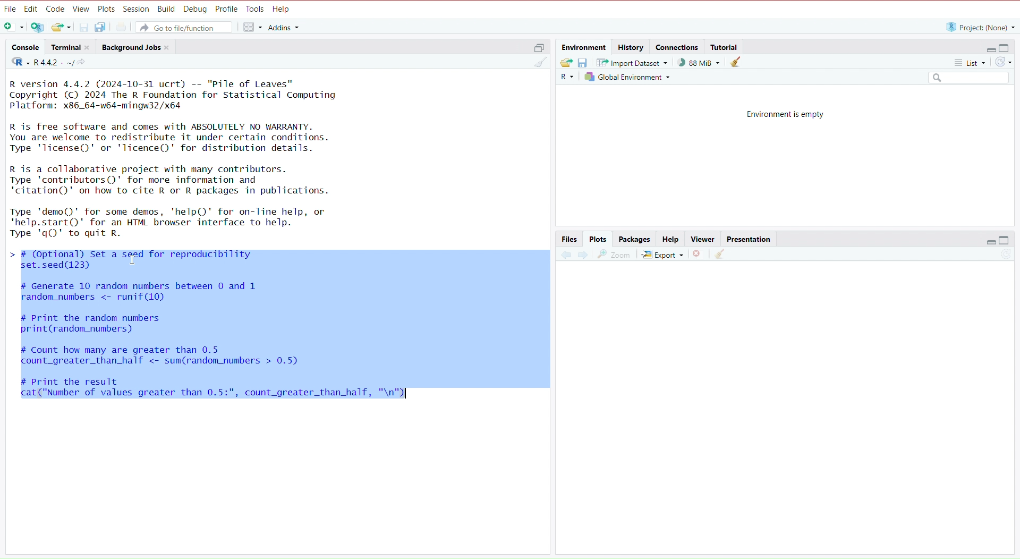 The width and height of the screenshot is (1020, 559). What do you see at coordinates (277, 253) in the screenshot?
I see `R version 4.4.2 (2024-10-31 ucrt) -- "Pile of Leaves"
Copyright (C) 2024 The R Foundation for Statistical Computing
Platform: x86_64-w64-mingw32/x64
R is free software and comes with ABSOLUTELY NO WARRANTY.
You are welcome to redistribute it under certain conditions.
Type 'license()' or 'licence()' for distribution details.
R is a collaborative project with many contributors.
Type 'contributors()' for more information and
"citation()' on how to cite R or R packages in publications
Type 'demo()' for some demos, ‘help()' for on-line help, or
'help.start()' for an HTML browser interface to help.
Type 'qQ)' to quit R.
> # (Optional) Set a sged for reproducibility
set.seed(123)
# Generate 10 random numbers between 0 and 1
random_numbers <- runif(10)
# Print the random numbers
print (random_numbers)
# Count how many are greater than 0.5
count_greater_than_half <- sum(random_numbers > 0.5)
# Print the result
cat("Number of values greater than 0.5:", count_greater_than_half, "\n")|` at bounding box center [277, 253].